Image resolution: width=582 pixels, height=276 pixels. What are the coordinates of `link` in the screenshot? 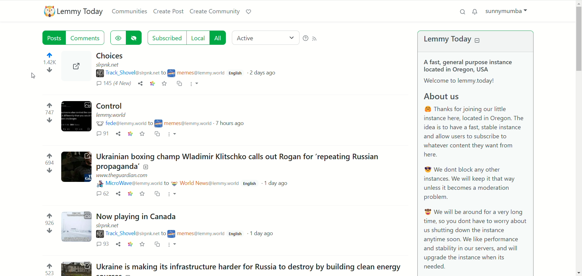 It's located at (131, 245).